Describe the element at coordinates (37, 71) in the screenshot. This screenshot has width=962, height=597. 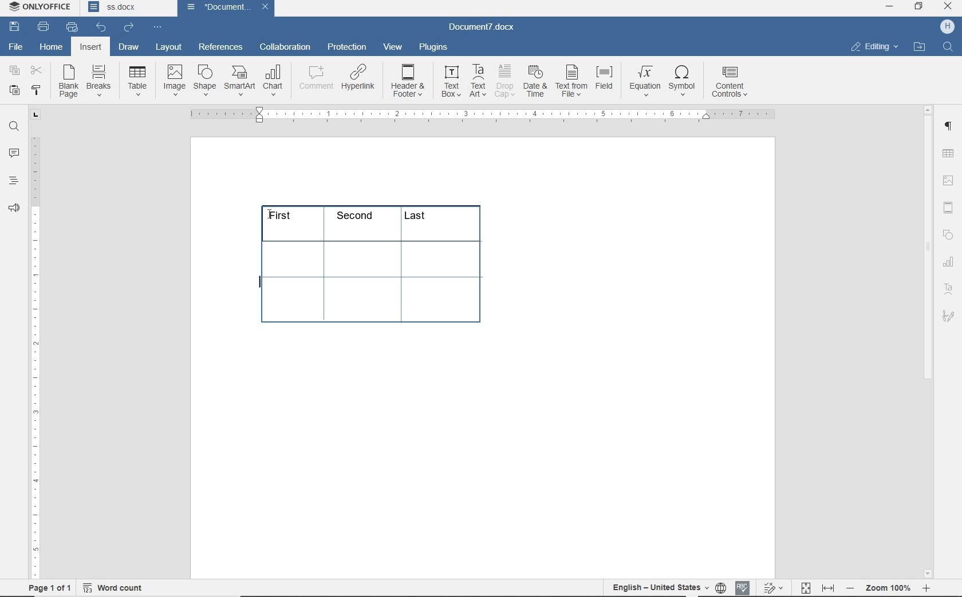
I see `cut` at that location.